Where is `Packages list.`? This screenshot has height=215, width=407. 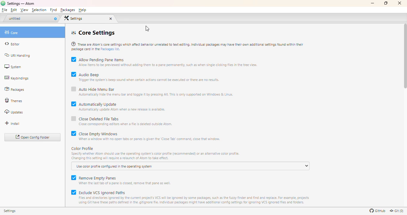
Packages list. is located at coordinates (111, 50).